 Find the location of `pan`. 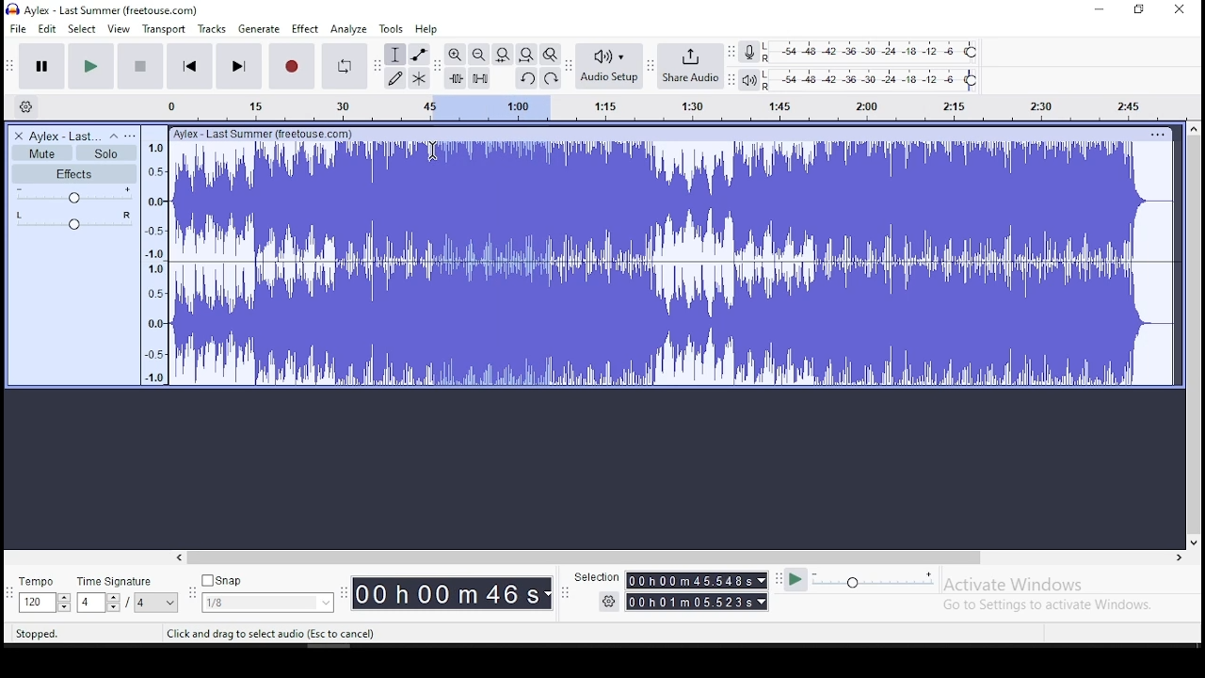

pan is located at coordinates (72, 220).